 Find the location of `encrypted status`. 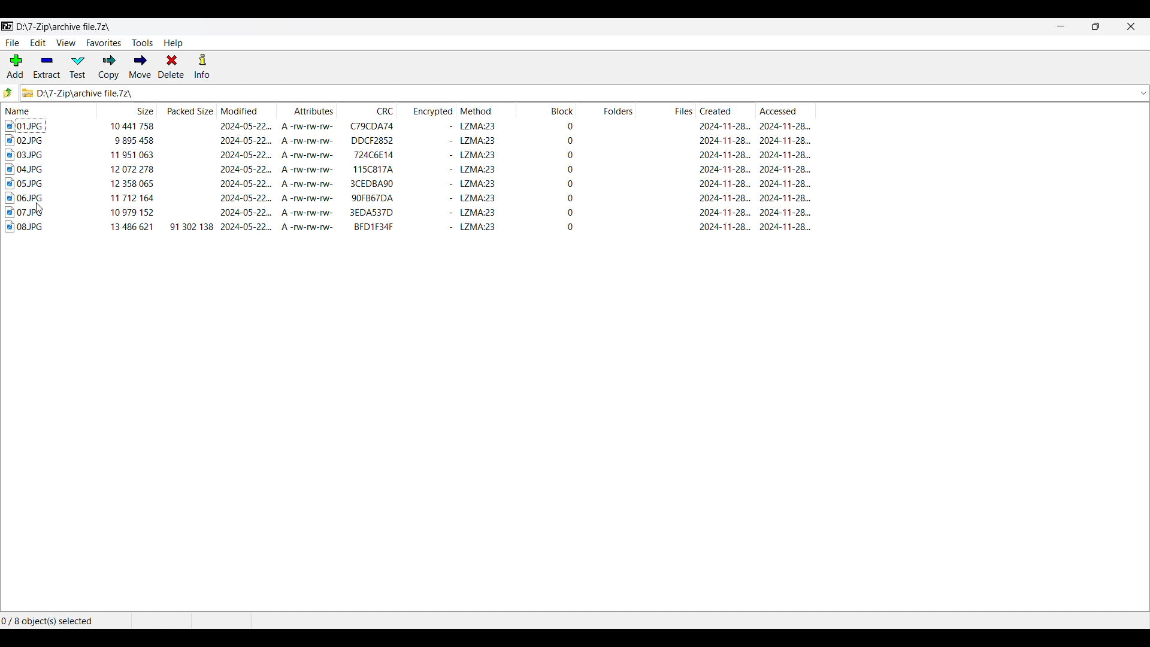

encrypted status is located at coordinates (449, 184).